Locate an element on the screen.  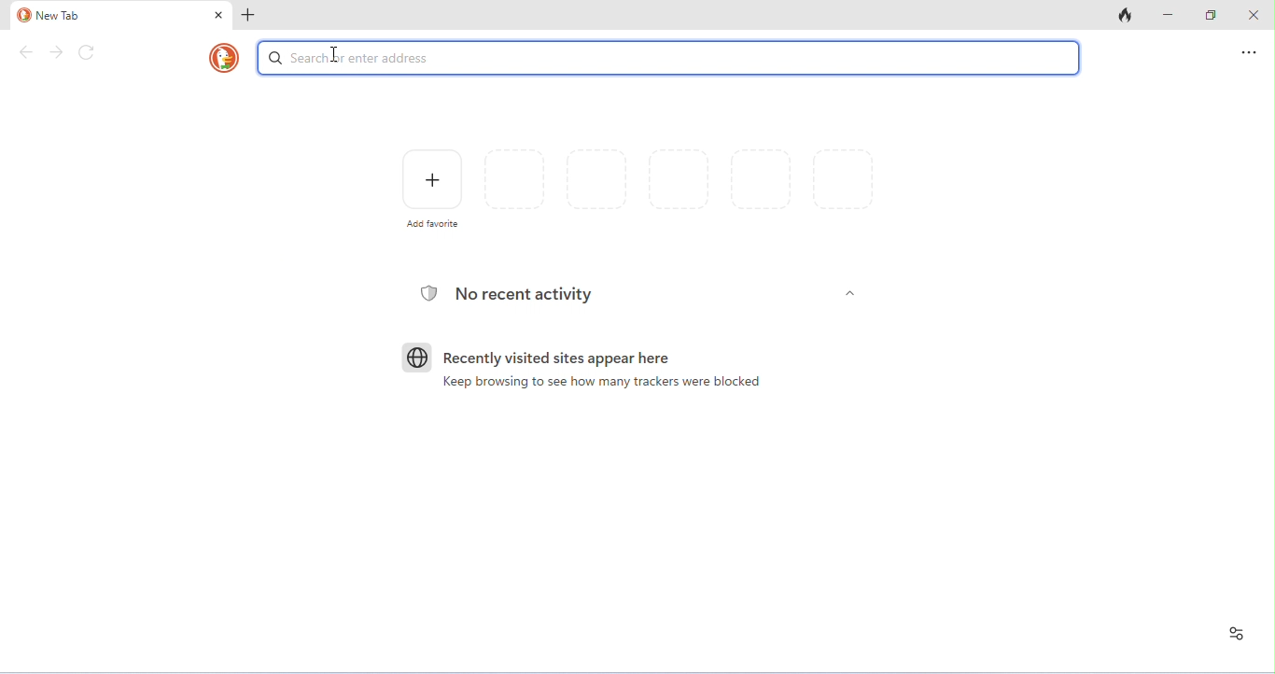
refresh is located at coordinates (88, 52).